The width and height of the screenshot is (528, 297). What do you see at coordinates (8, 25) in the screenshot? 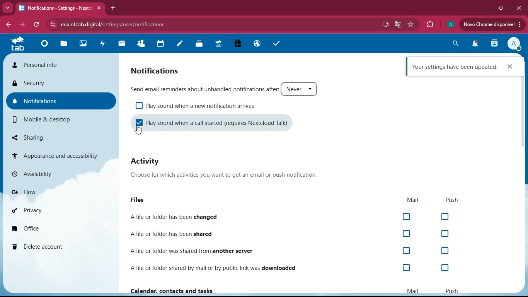
I see `back` at bounding box center [8, 25].